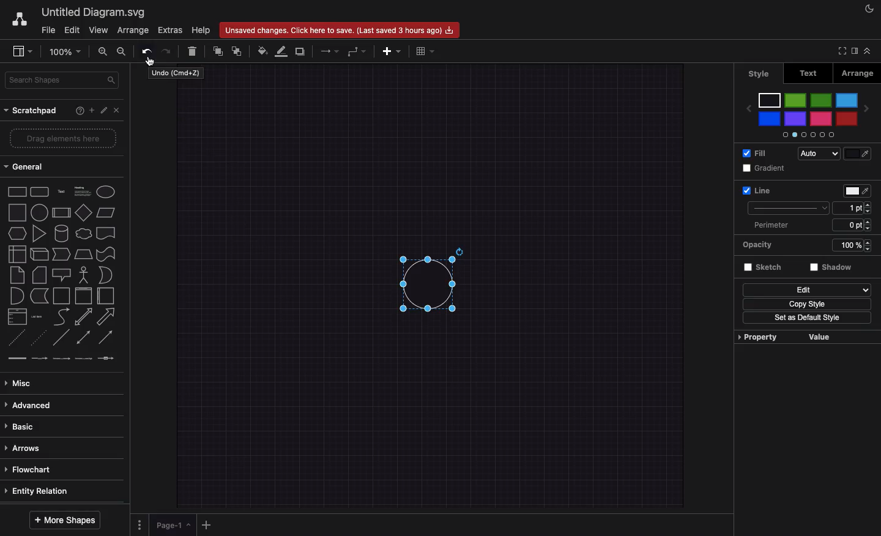 The height and width of the screenshot is (536, 881). Describe the element at coordinates (122, 52) in the screenshot. I see `Zoom out` at that location.